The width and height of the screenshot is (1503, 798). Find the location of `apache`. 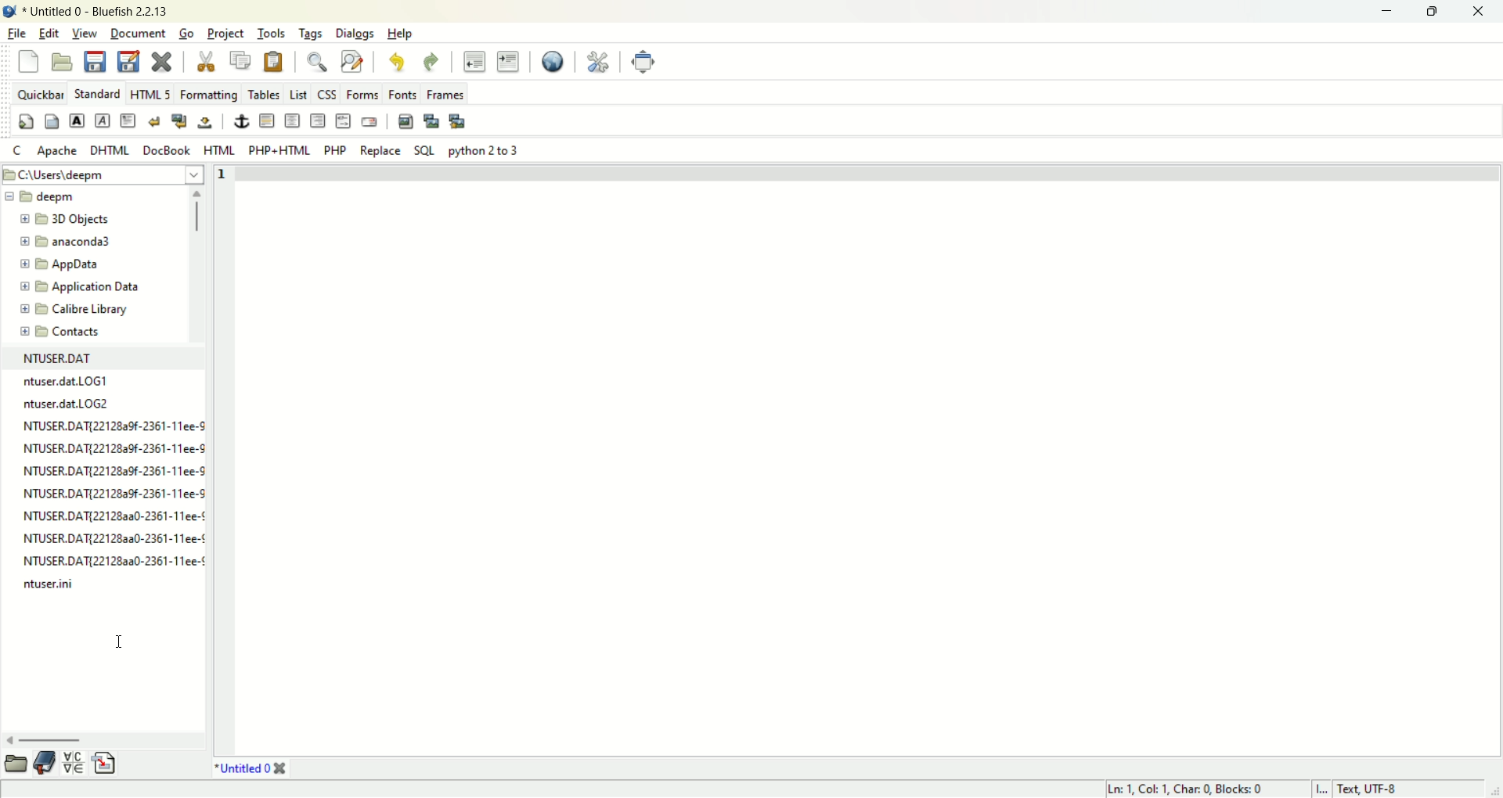

apache is located at coordinates (59, 151).